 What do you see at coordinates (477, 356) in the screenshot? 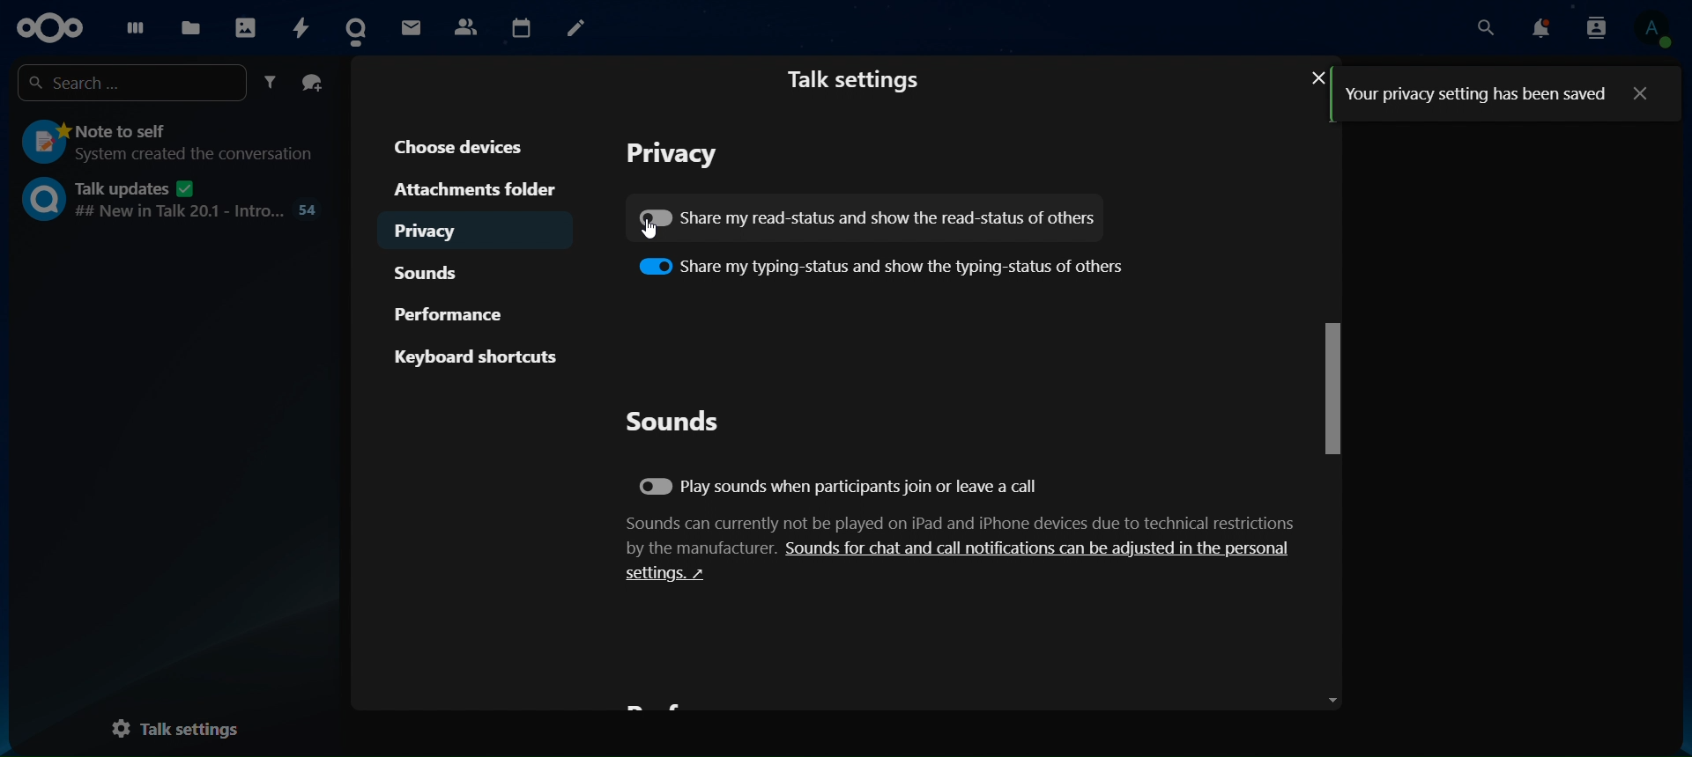
I see `keyboard shortcuts` at bounding box center [477, 356].